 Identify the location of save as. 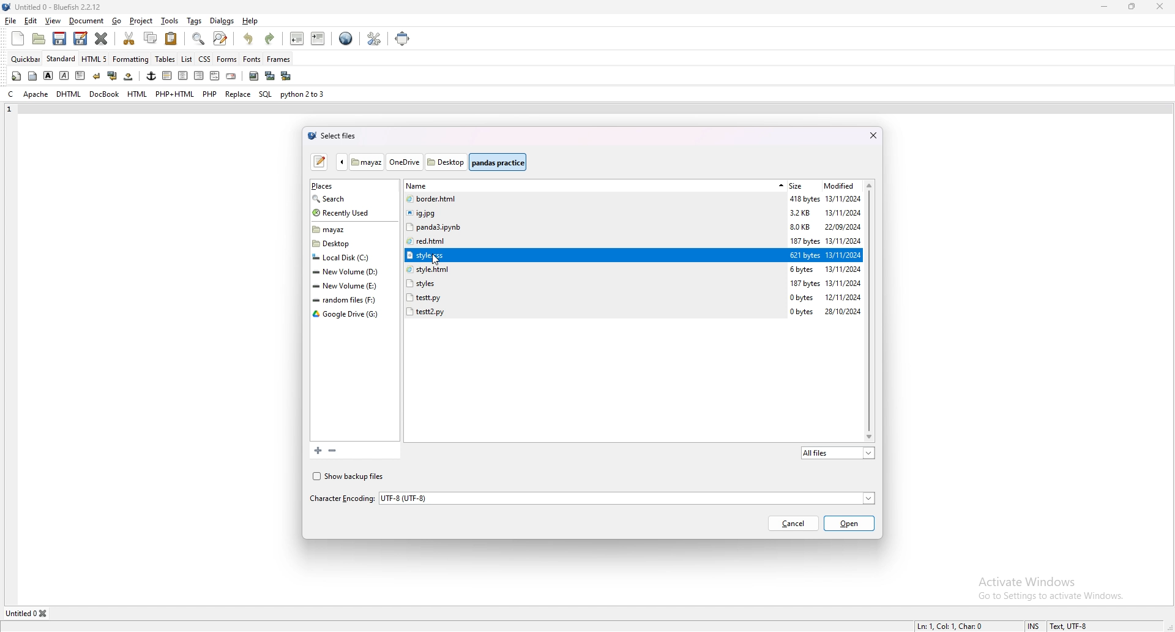
(81, 38).